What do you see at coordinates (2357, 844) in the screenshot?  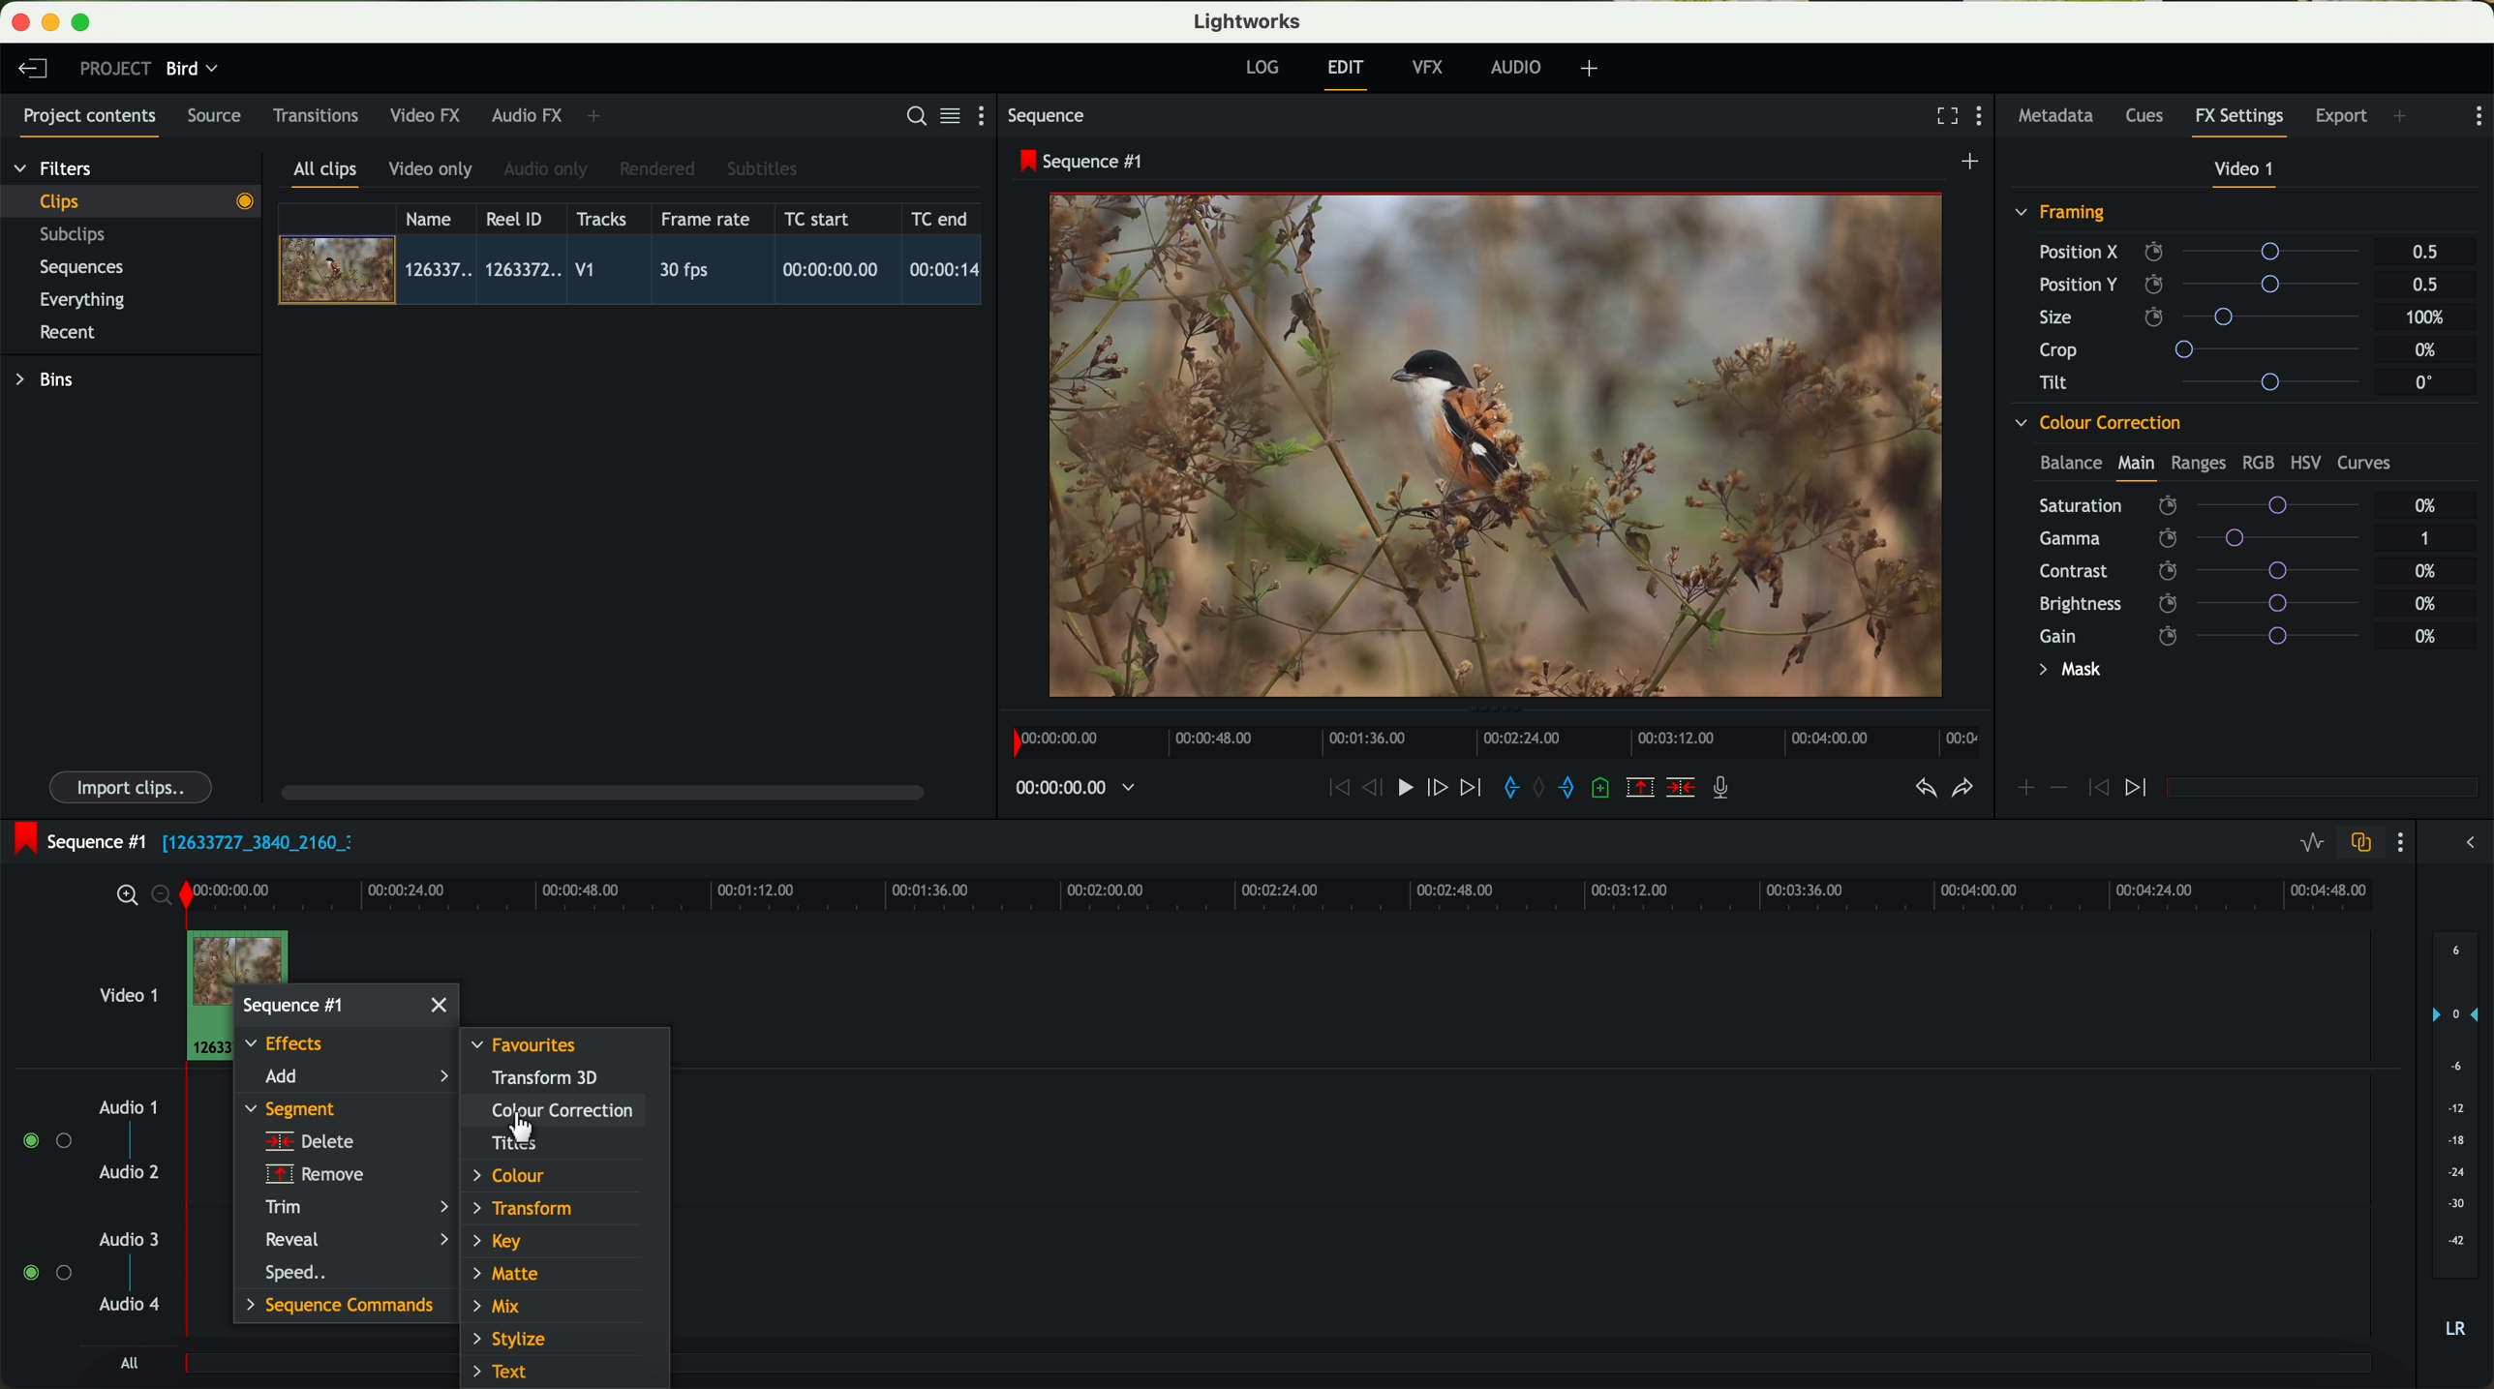 I see `toggle auto track sync` at bounding box center [2357, 844].